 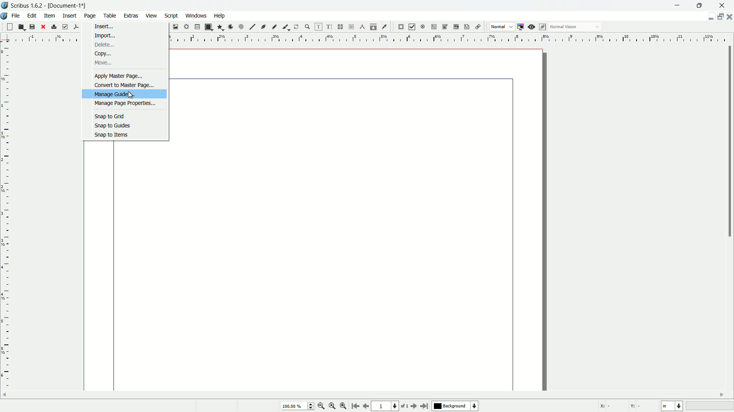 What do you see at coordinates (104, 27) in the screenshot?
I see `insert` at bounding box center [104, 27].